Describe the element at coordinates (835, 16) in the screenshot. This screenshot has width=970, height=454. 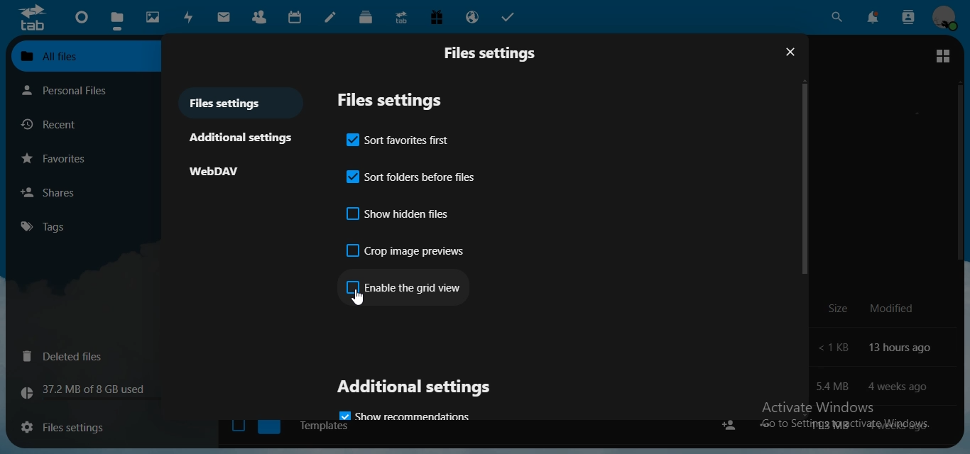
I see `search` at that location.